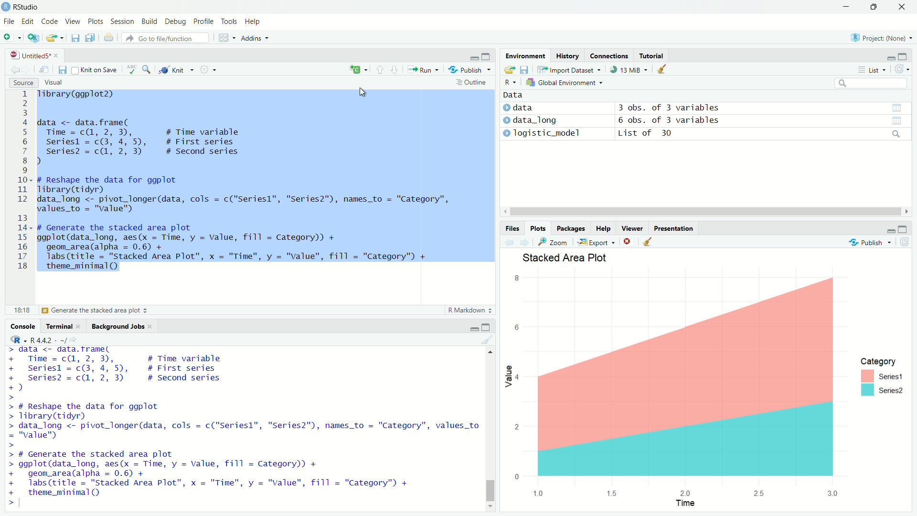  What do you see at coordinates (562, 83) in the screenshot?
I see `Global Environment =` at bounding box center [562, 83].